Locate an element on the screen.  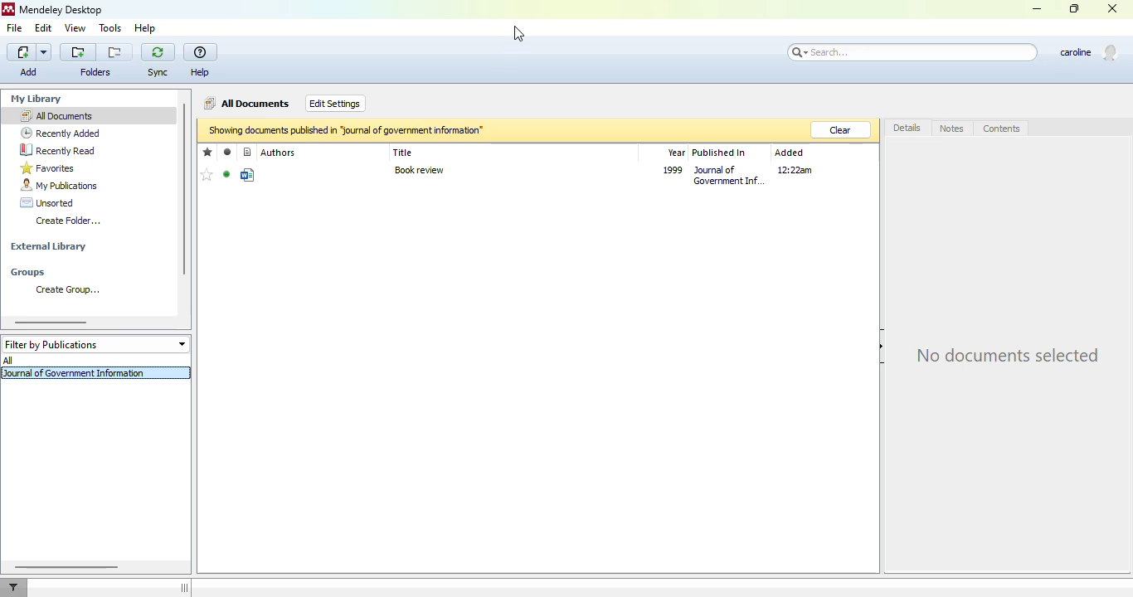
logo is located at coordinates (8, 9).